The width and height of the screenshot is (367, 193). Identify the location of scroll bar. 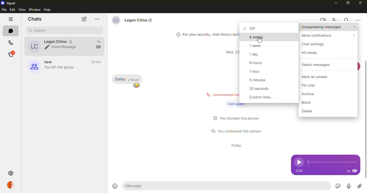
(367, 119).